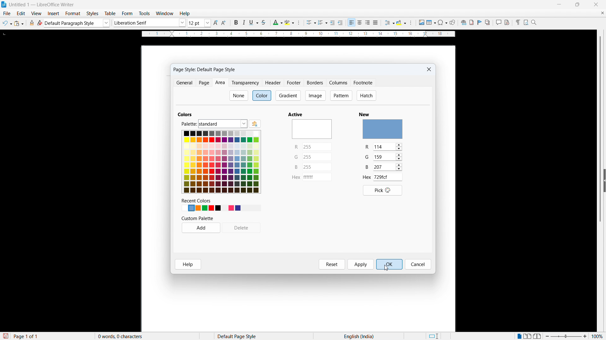 The image size is (606, 340). What do you see at coordinates (387, 147) in the screenshot?
I see `set R` at bounding box center [387, 147].